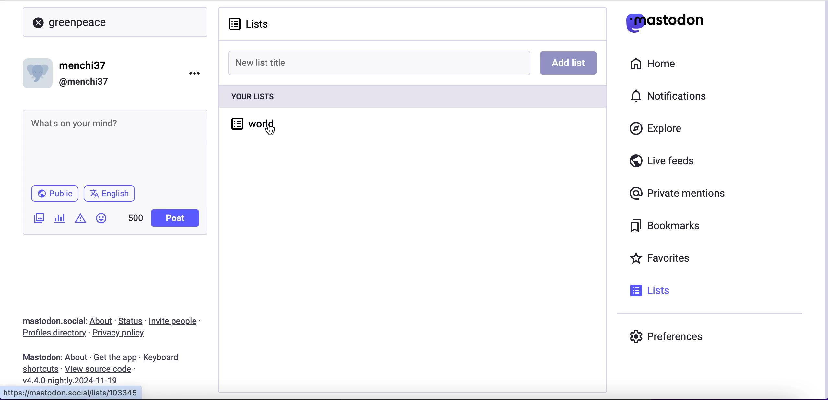 The height and width of the screenshot is (400, 828). Describe the element at coordinates (249, 23) in the screenshot. I see `lists` at that location.